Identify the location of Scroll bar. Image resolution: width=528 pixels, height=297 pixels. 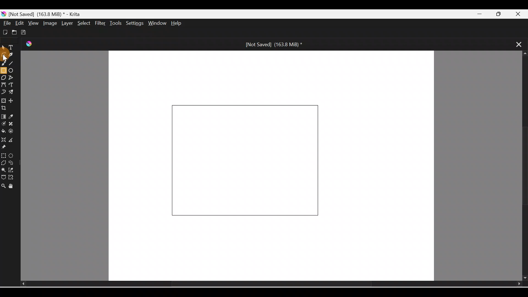
(263, 284).